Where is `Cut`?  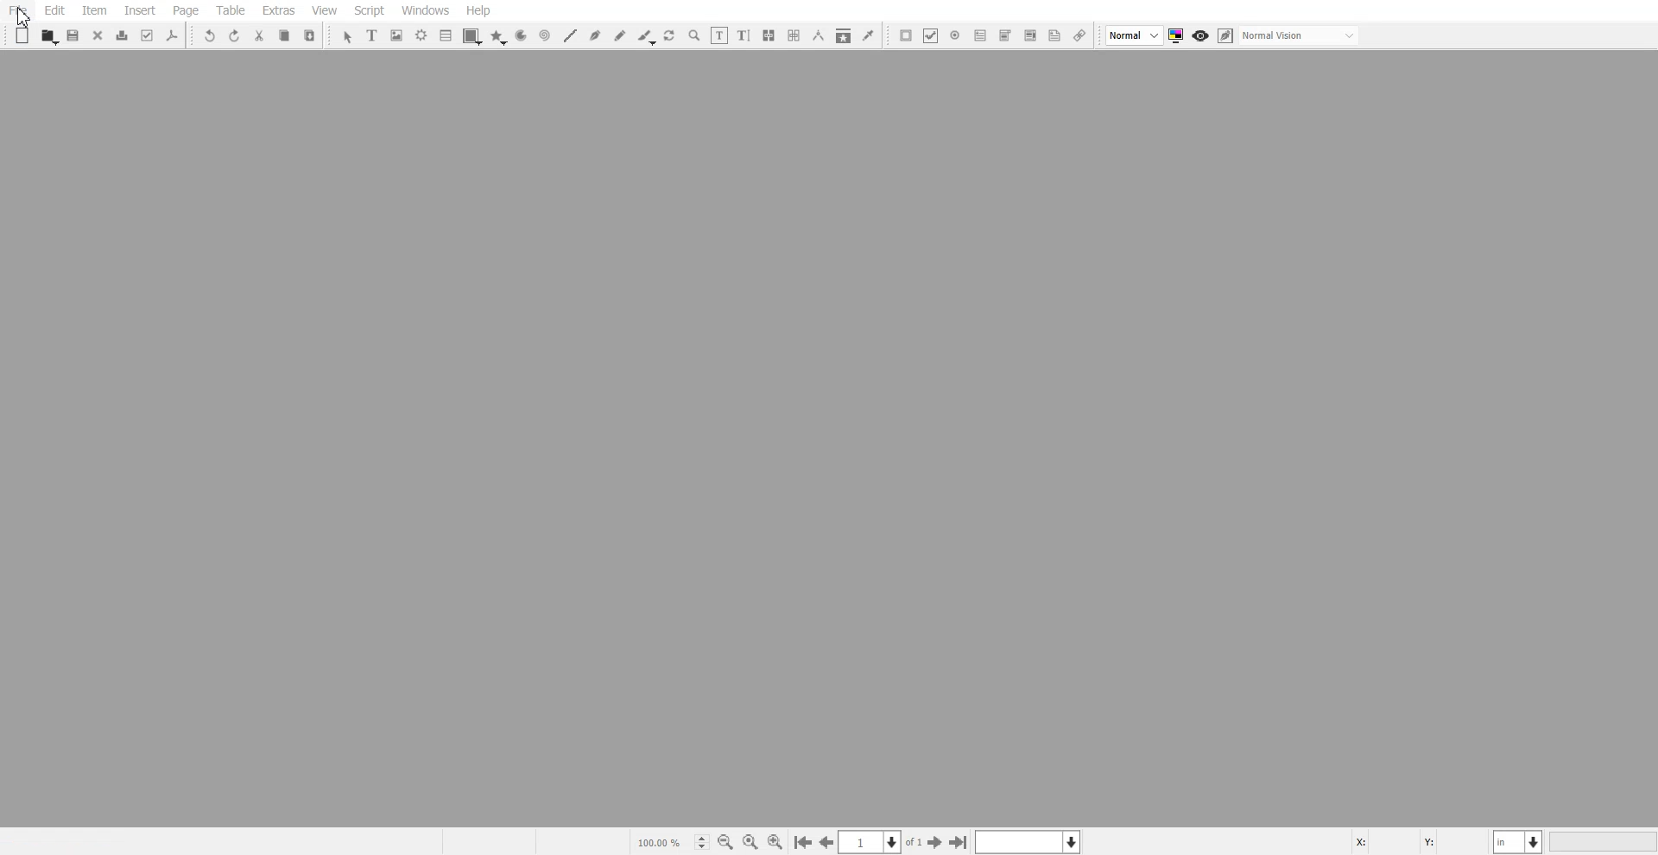
Cut is located at coordinates (259, 35).